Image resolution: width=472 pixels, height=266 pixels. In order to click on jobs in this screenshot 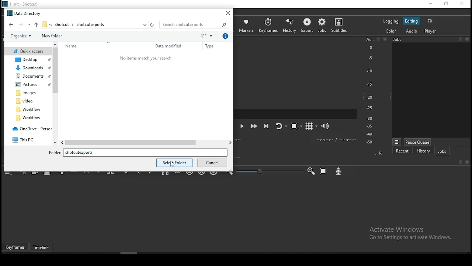, I will do `click(322, 25)`.